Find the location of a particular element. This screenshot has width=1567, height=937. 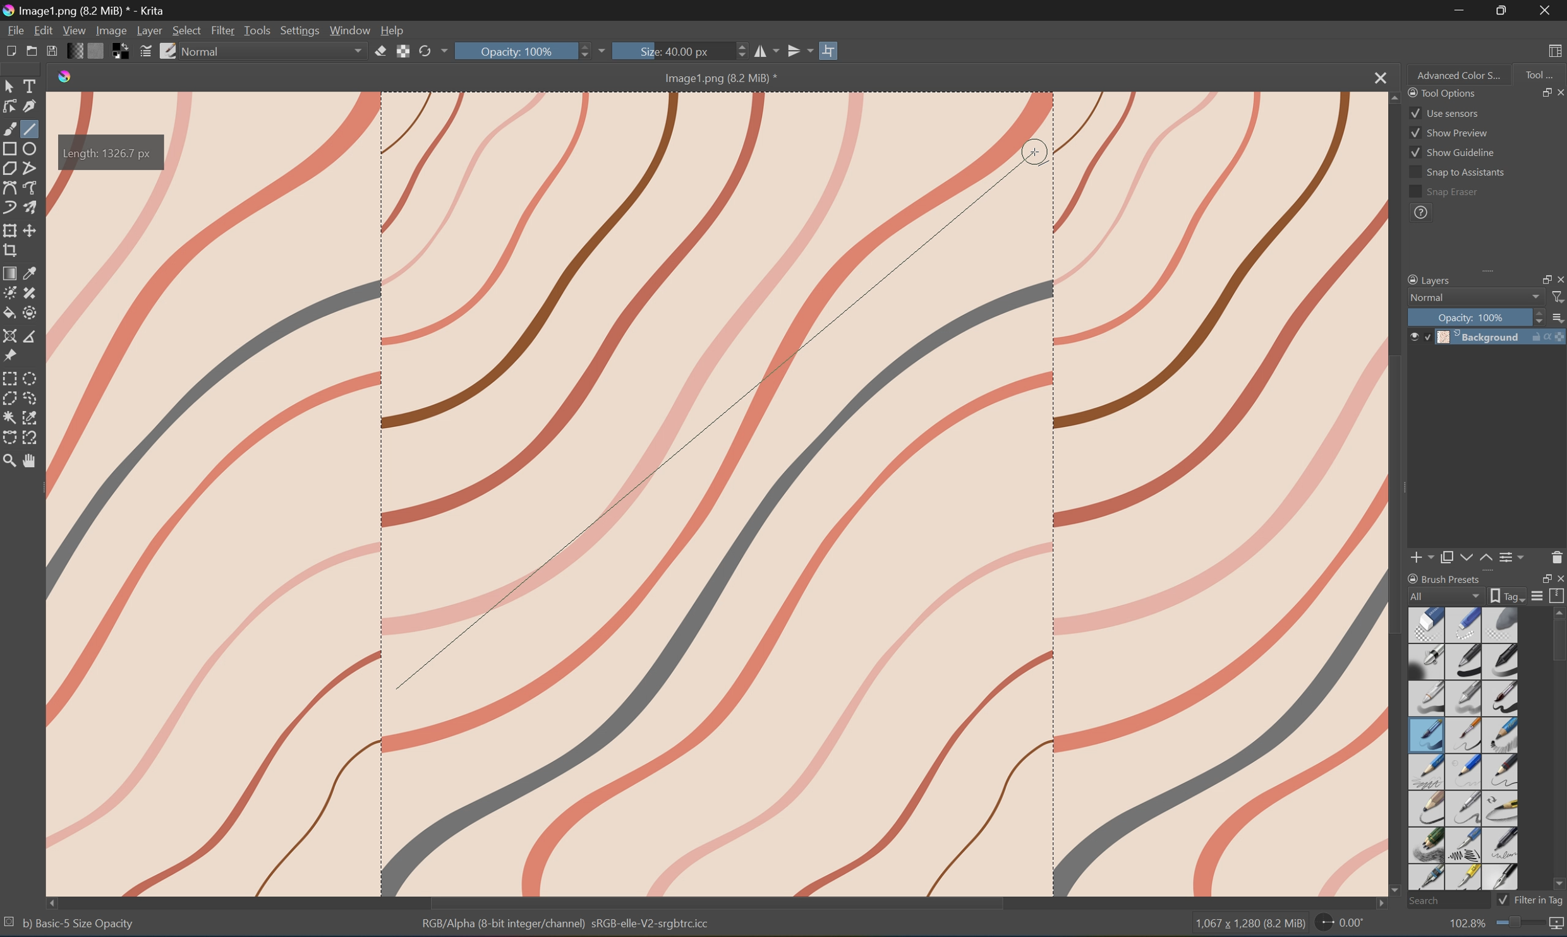

Tool... is located at coordinates (1542, 74).